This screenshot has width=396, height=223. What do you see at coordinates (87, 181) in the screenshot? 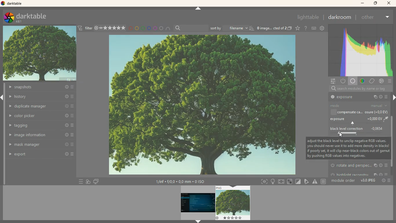
I see `diagram` at bounding box center [87, 181].